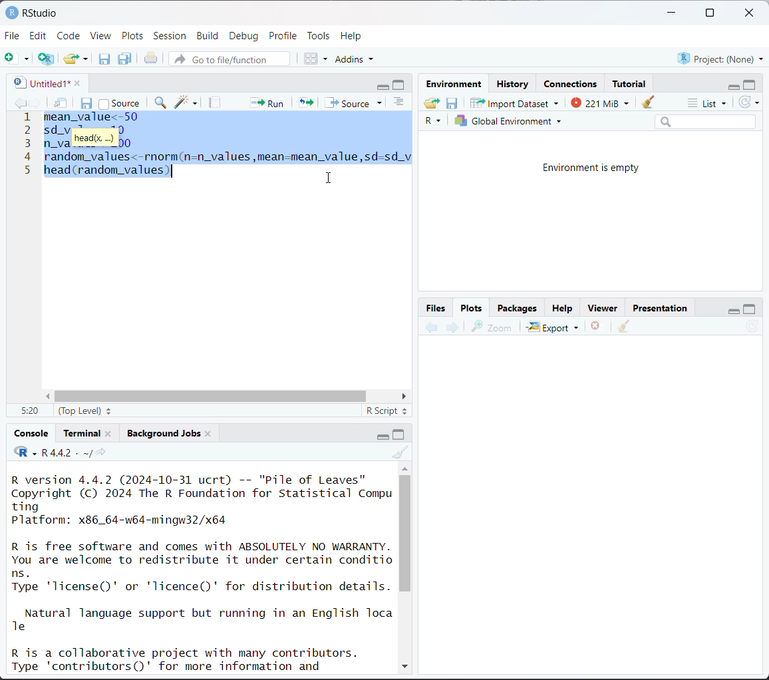 The height and width of the screenshot is (680, 769). I want to click on show document outline, so click(401, 103).